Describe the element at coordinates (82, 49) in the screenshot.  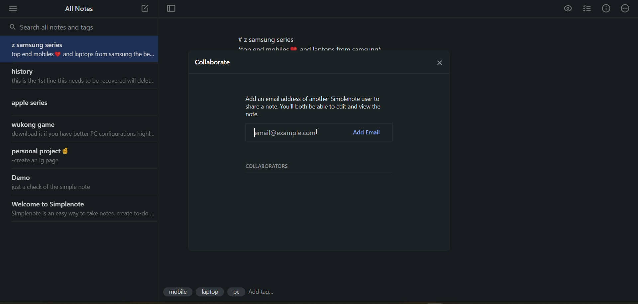
I see `note title and preview` at that location.